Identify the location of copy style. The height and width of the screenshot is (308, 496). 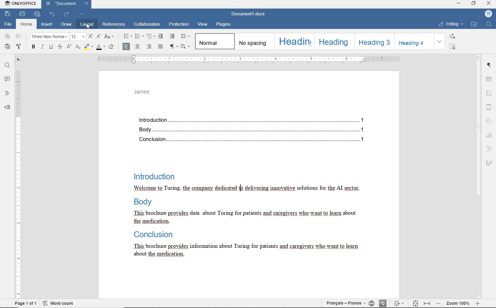
(19, 46).